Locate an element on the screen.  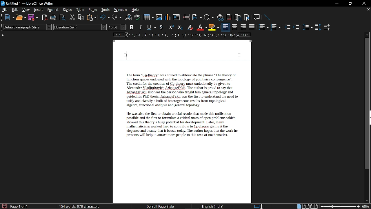
Save is located at coordinates (33, 18).